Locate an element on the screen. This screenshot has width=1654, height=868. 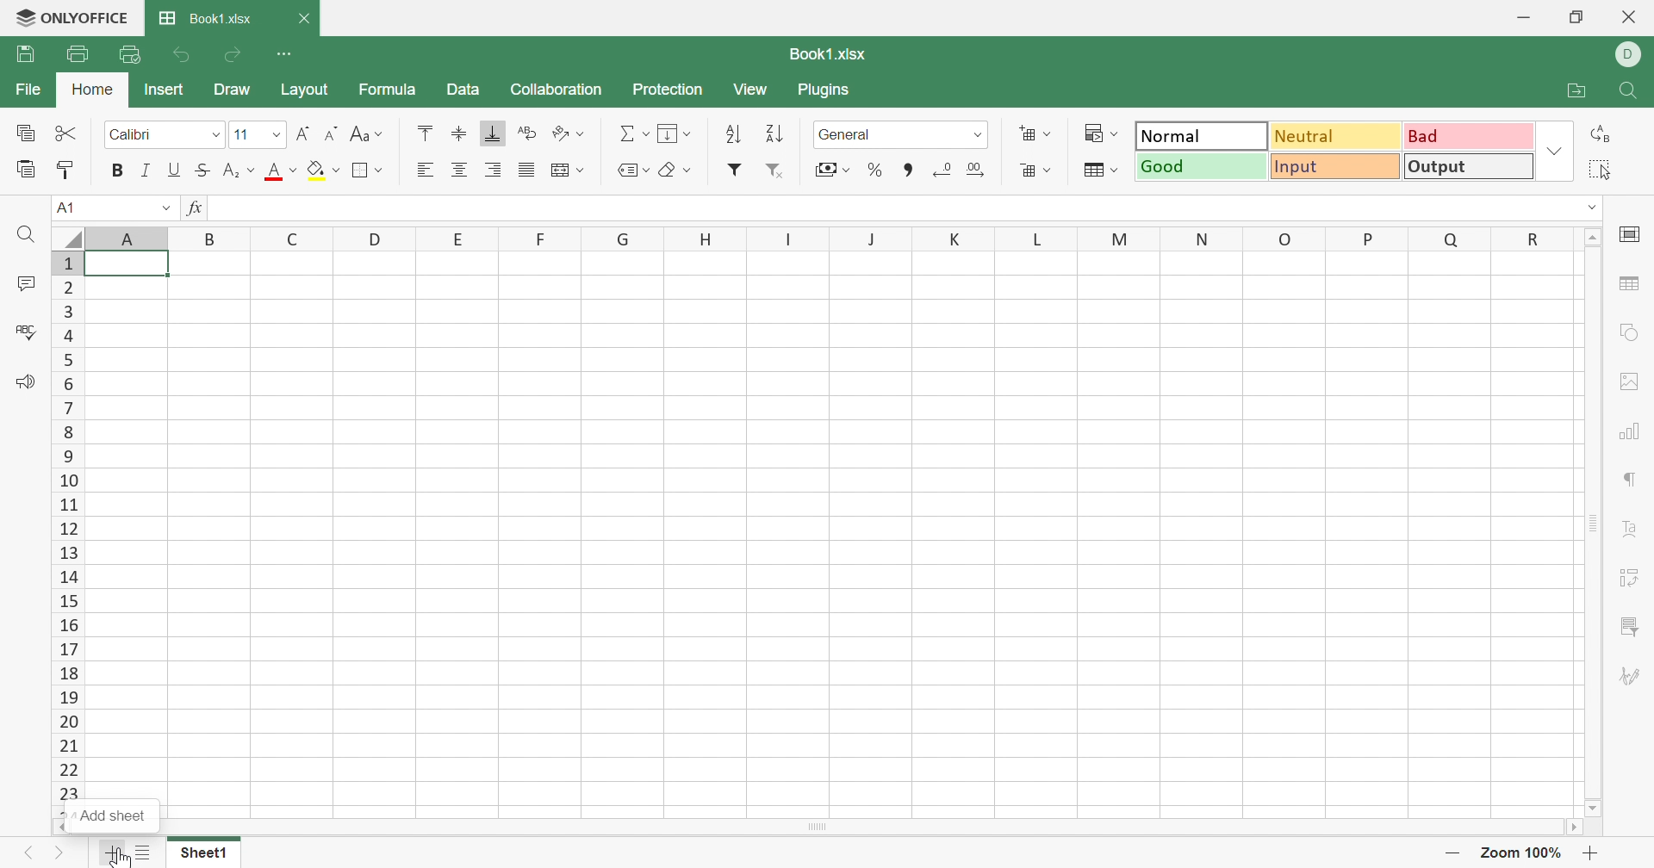
Signature settings is located at coordinates (1627, 673).